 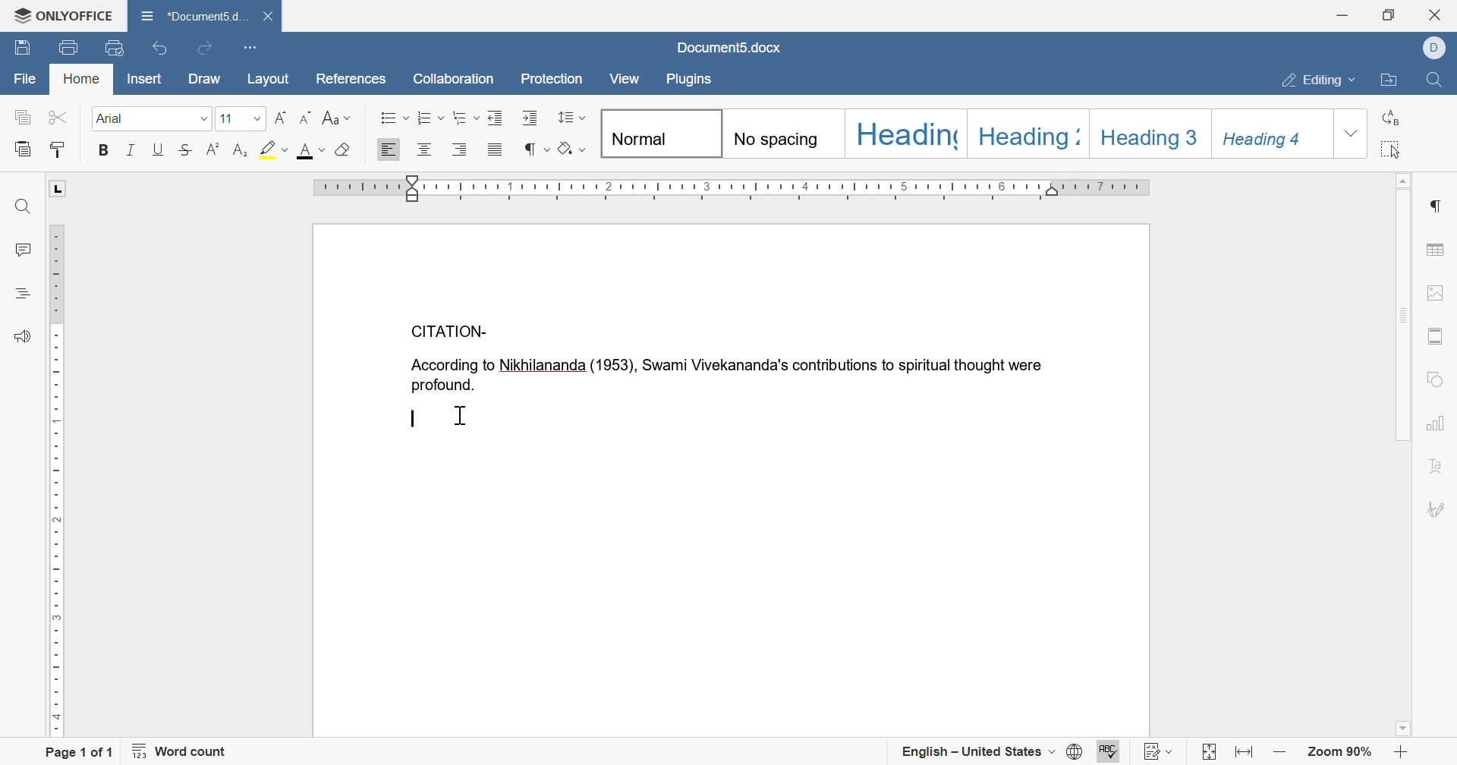 I want to click on typing cursor, so click(x=417, y=419).